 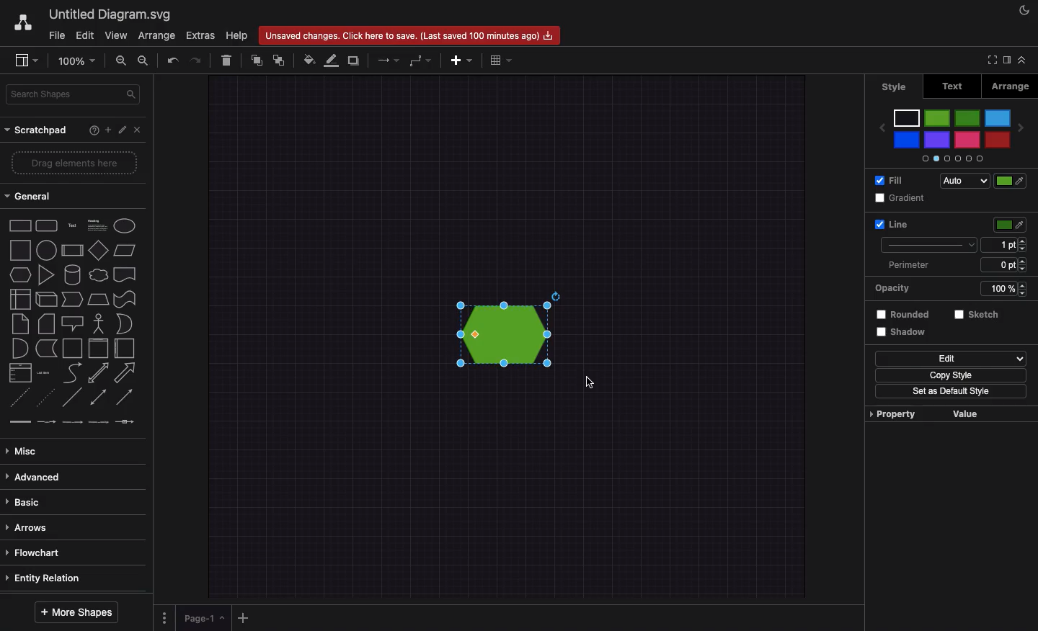 What do you see at coordinates (897, 415) in the screenshot?
I see `Property` at bounding box center [897, 415].